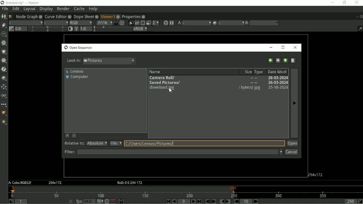 The height and width of the screenshot is (204, 363). I want to click on Aspect, so click(56, 183).